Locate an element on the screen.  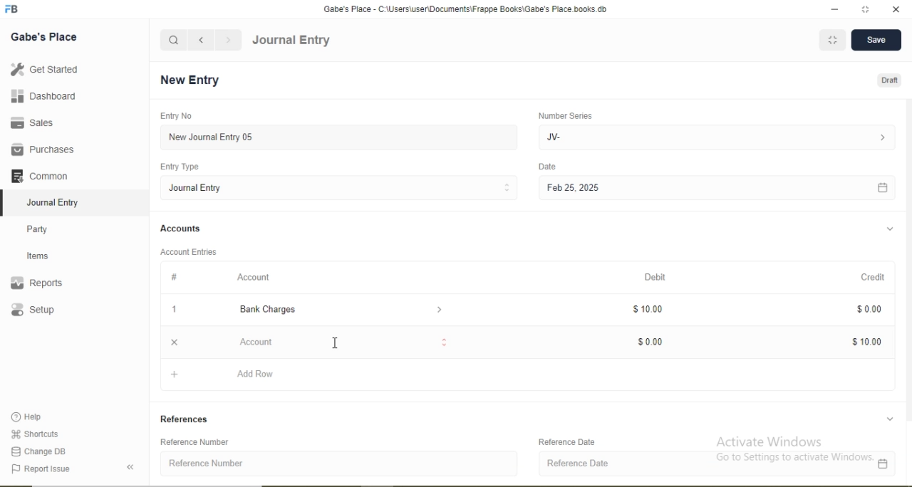
JV- is located at coordinates (715, 136).